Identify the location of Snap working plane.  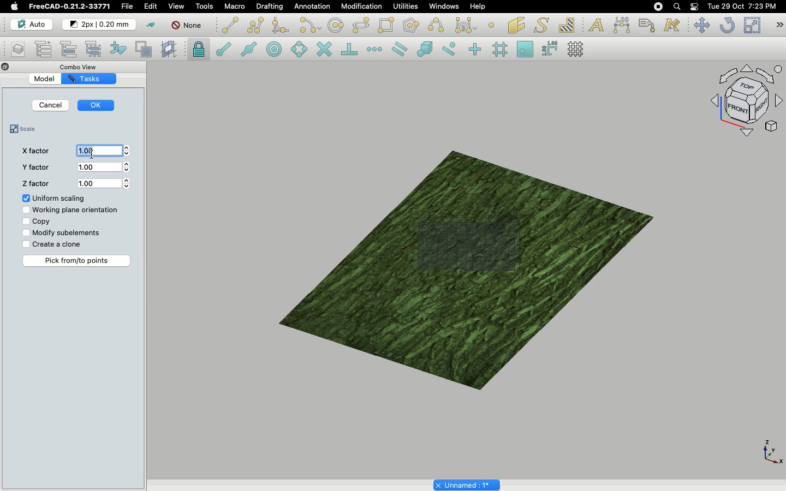
(523, 47).